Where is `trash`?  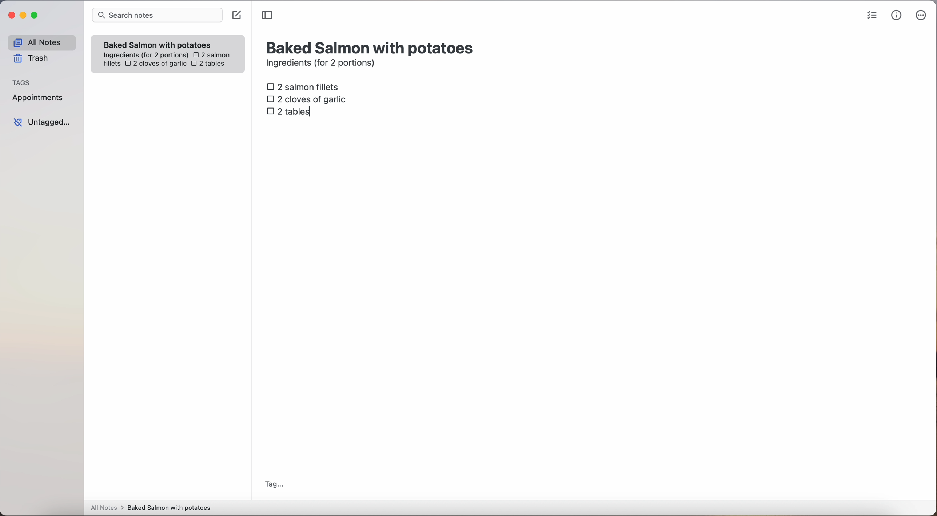 trash is located at coordinates (33, 58).